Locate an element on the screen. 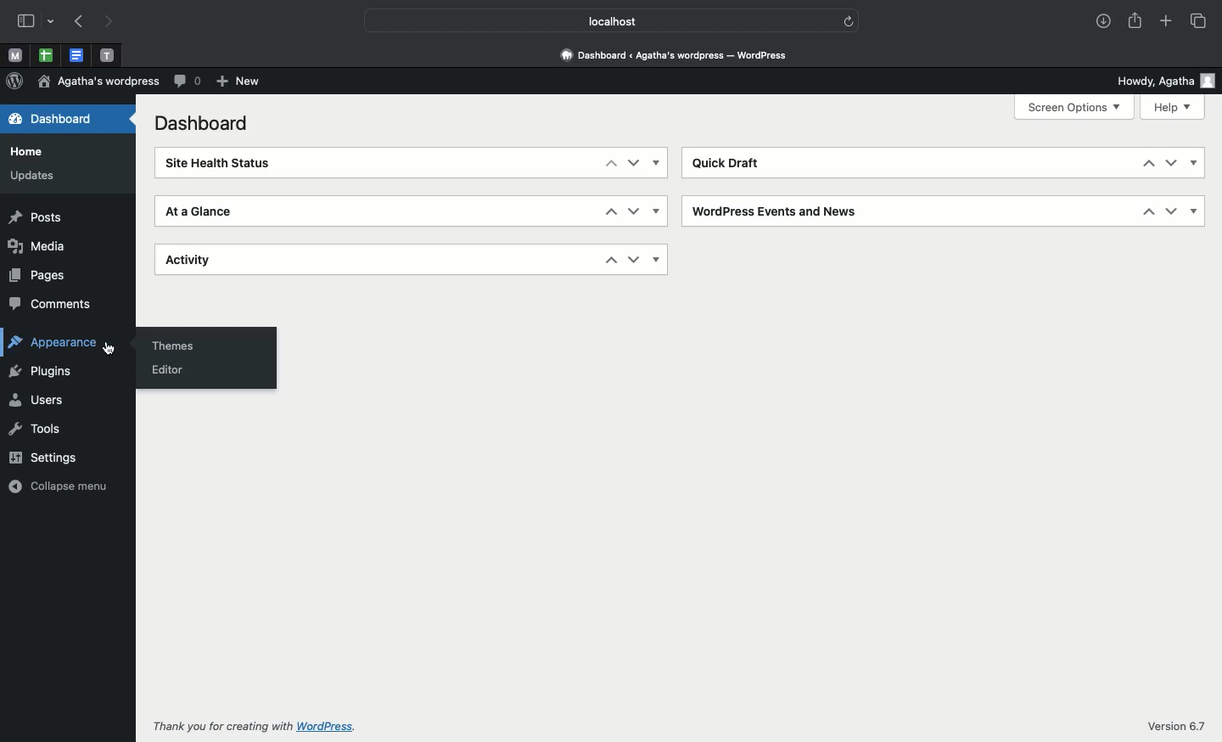  Share is located at coordinates (1136, 20).